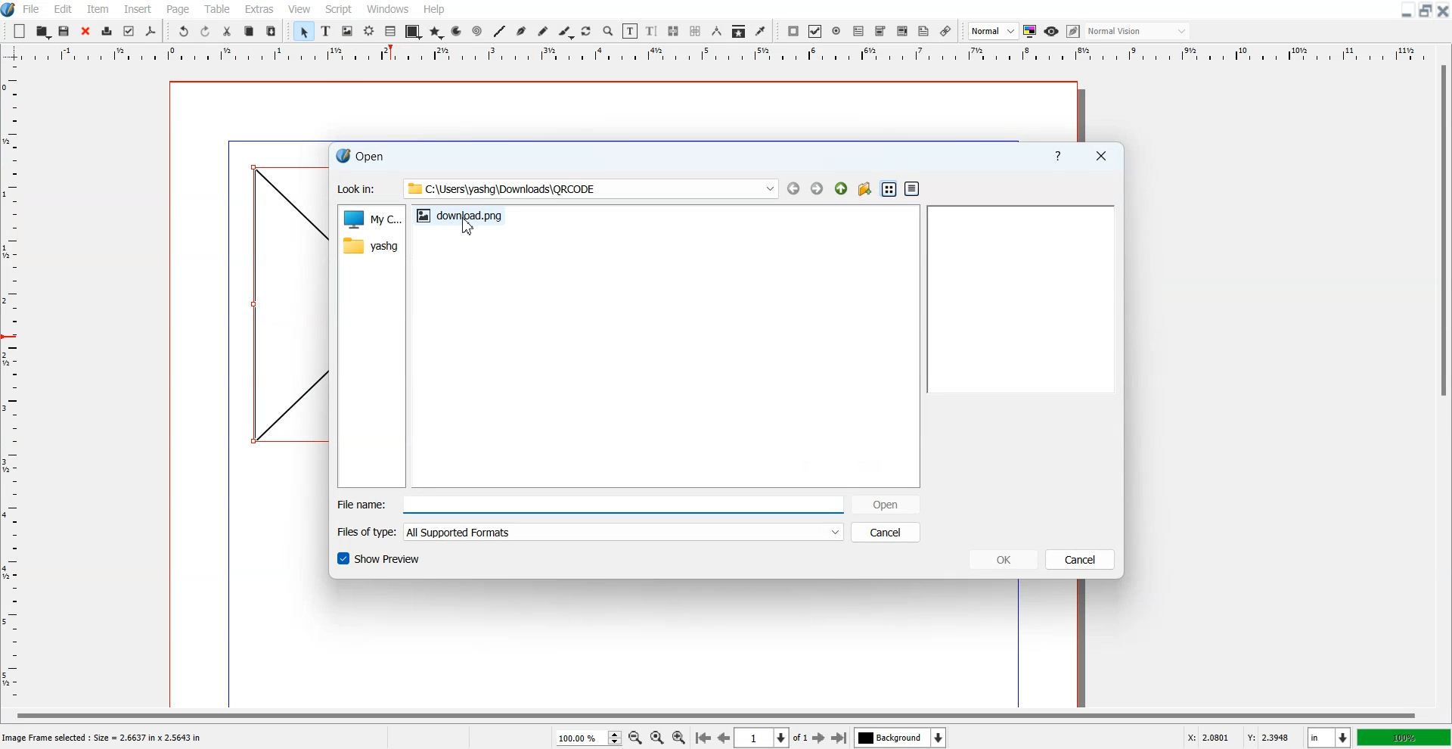  I want to click on All Supported Formats , so click(461, 533).